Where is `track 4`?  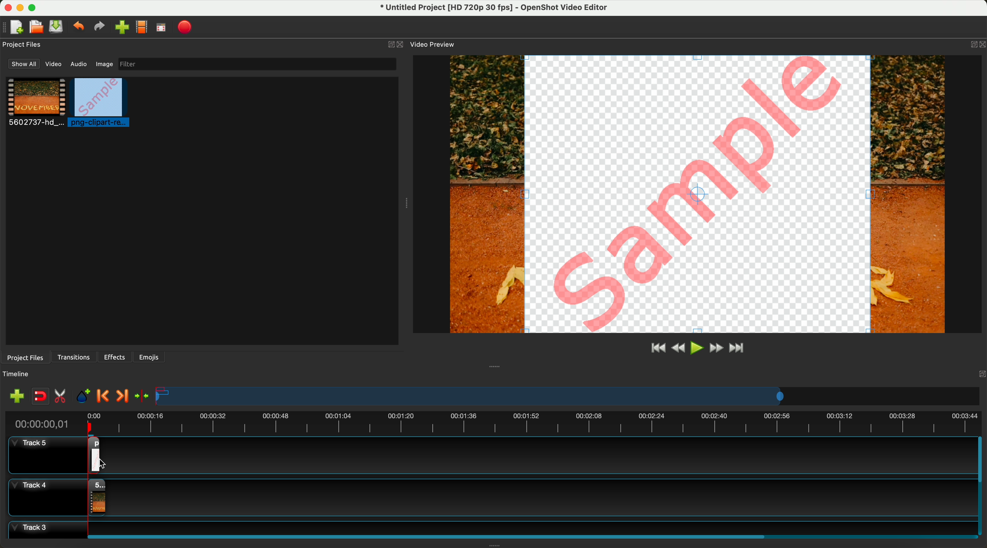 track 4 is located at coordinates (490, 496).